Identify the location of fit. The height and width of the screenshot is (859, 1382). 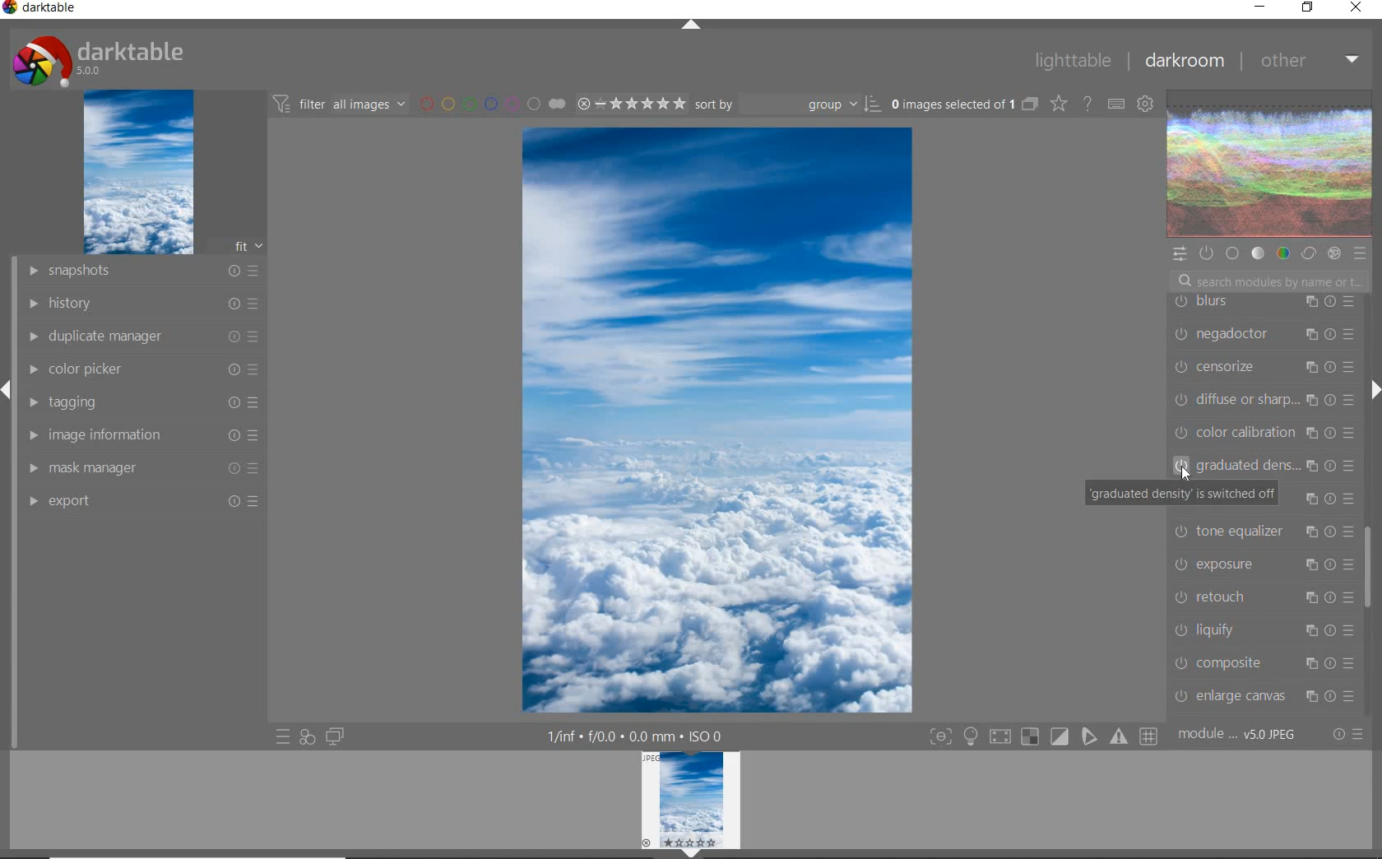
(239, 247).